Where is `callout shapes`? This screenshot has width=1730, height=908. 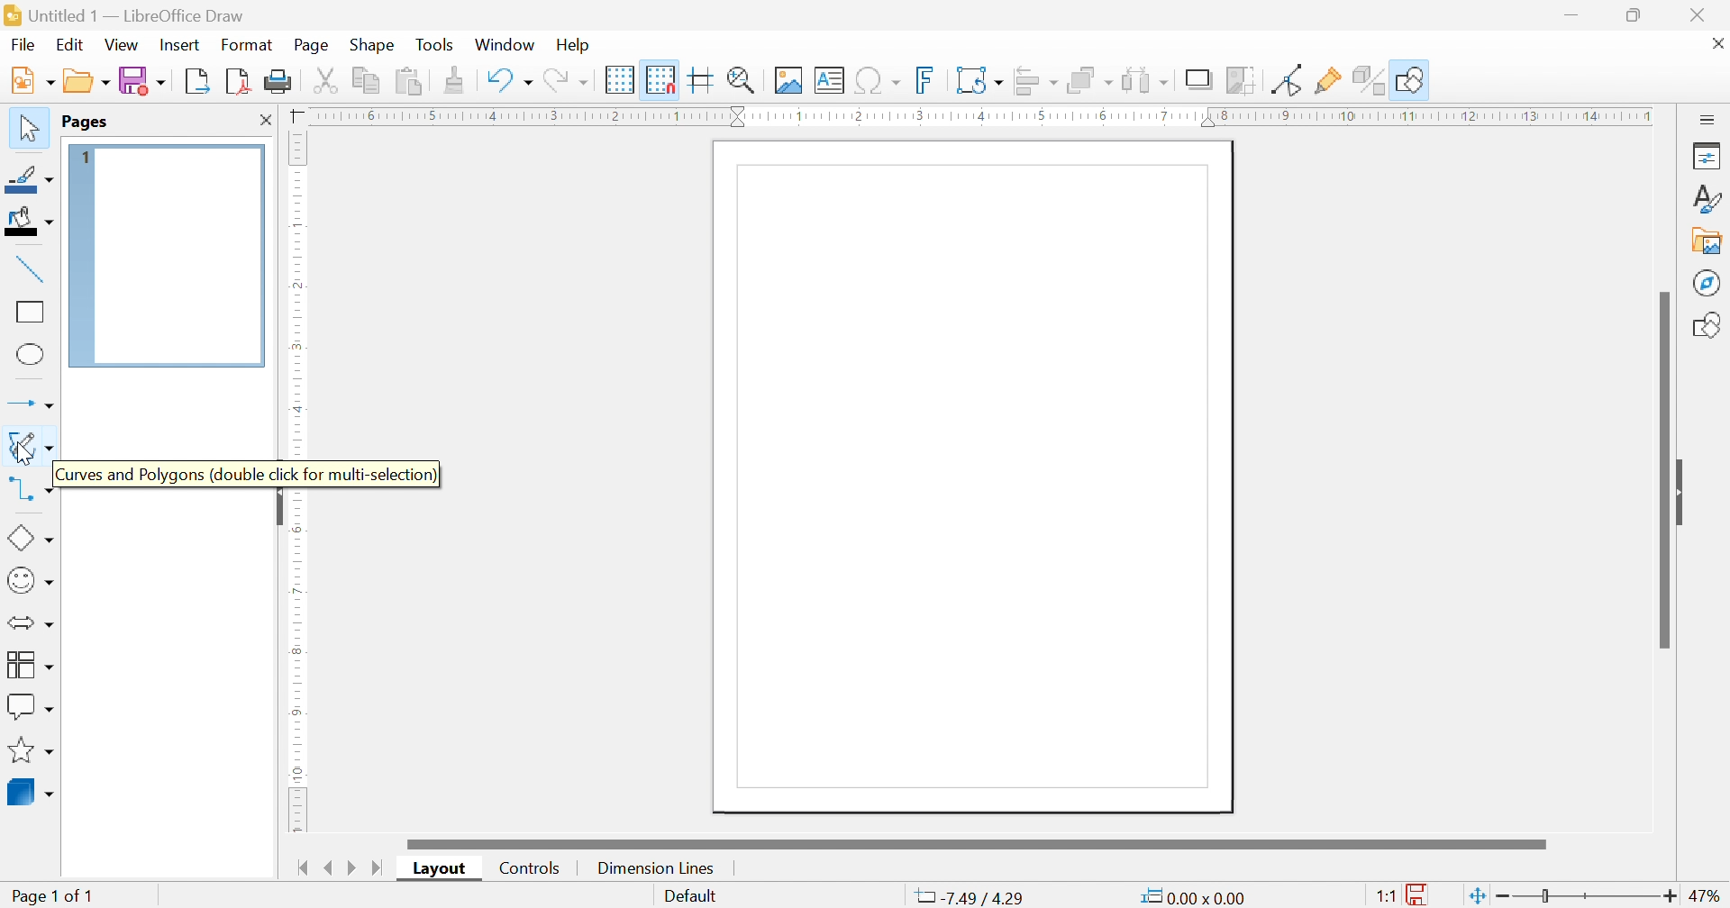 callout shapes is located at coordinates (31, 705).